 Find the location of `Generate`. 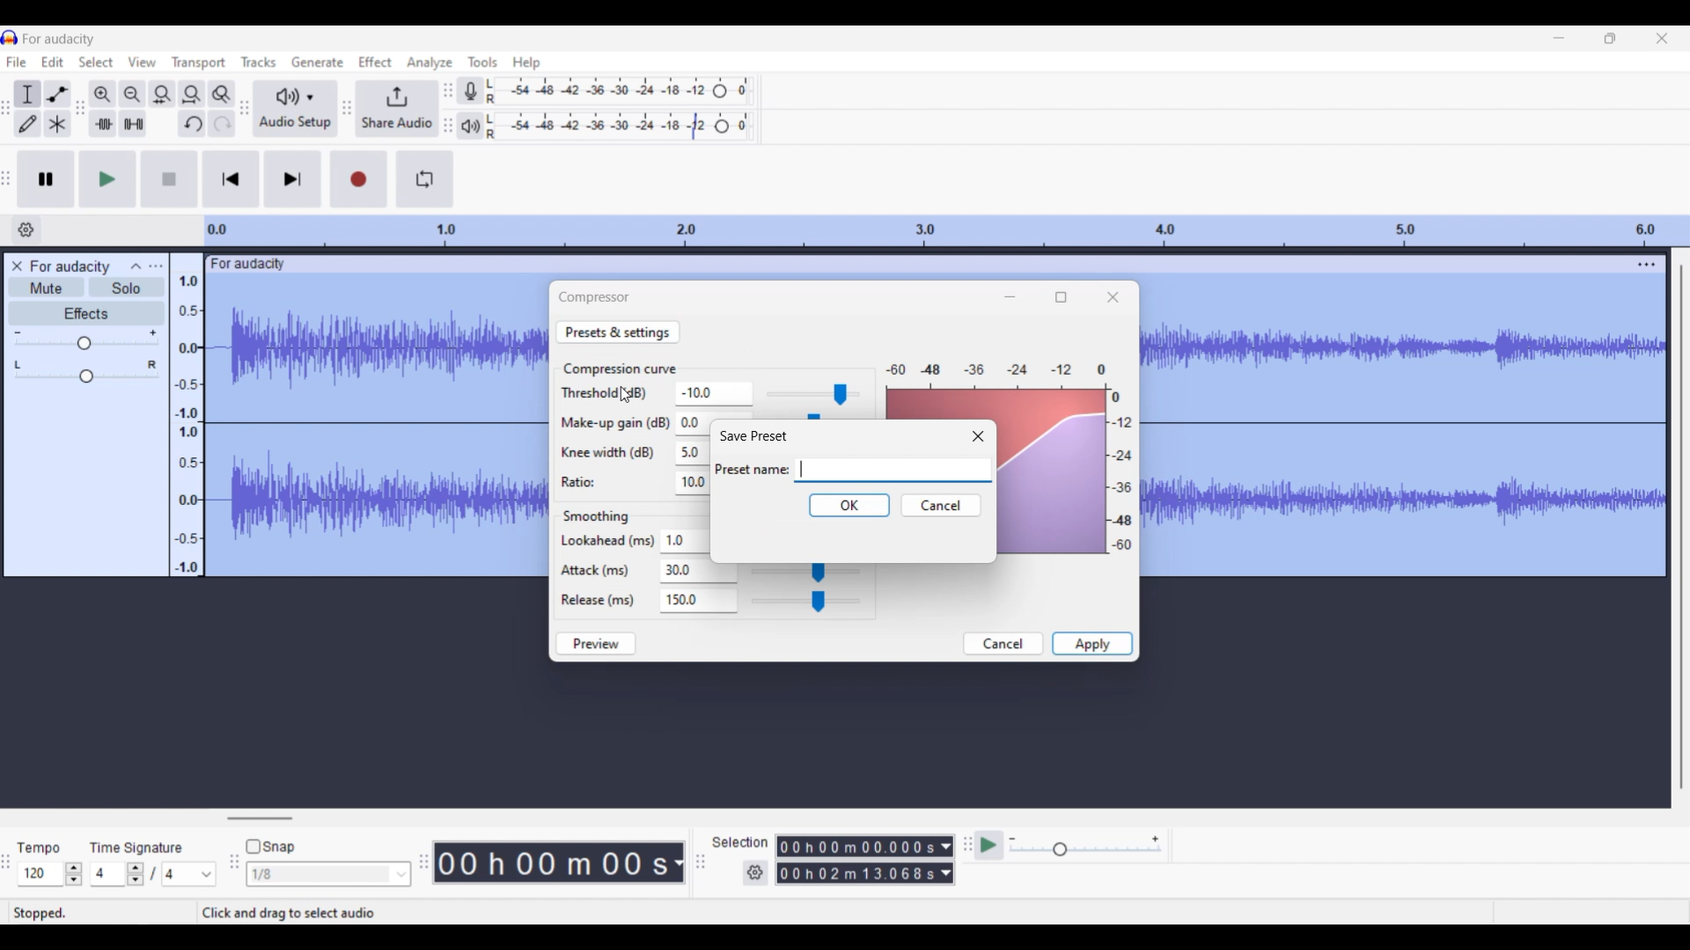

Generate is located at coordinates (317, 61).